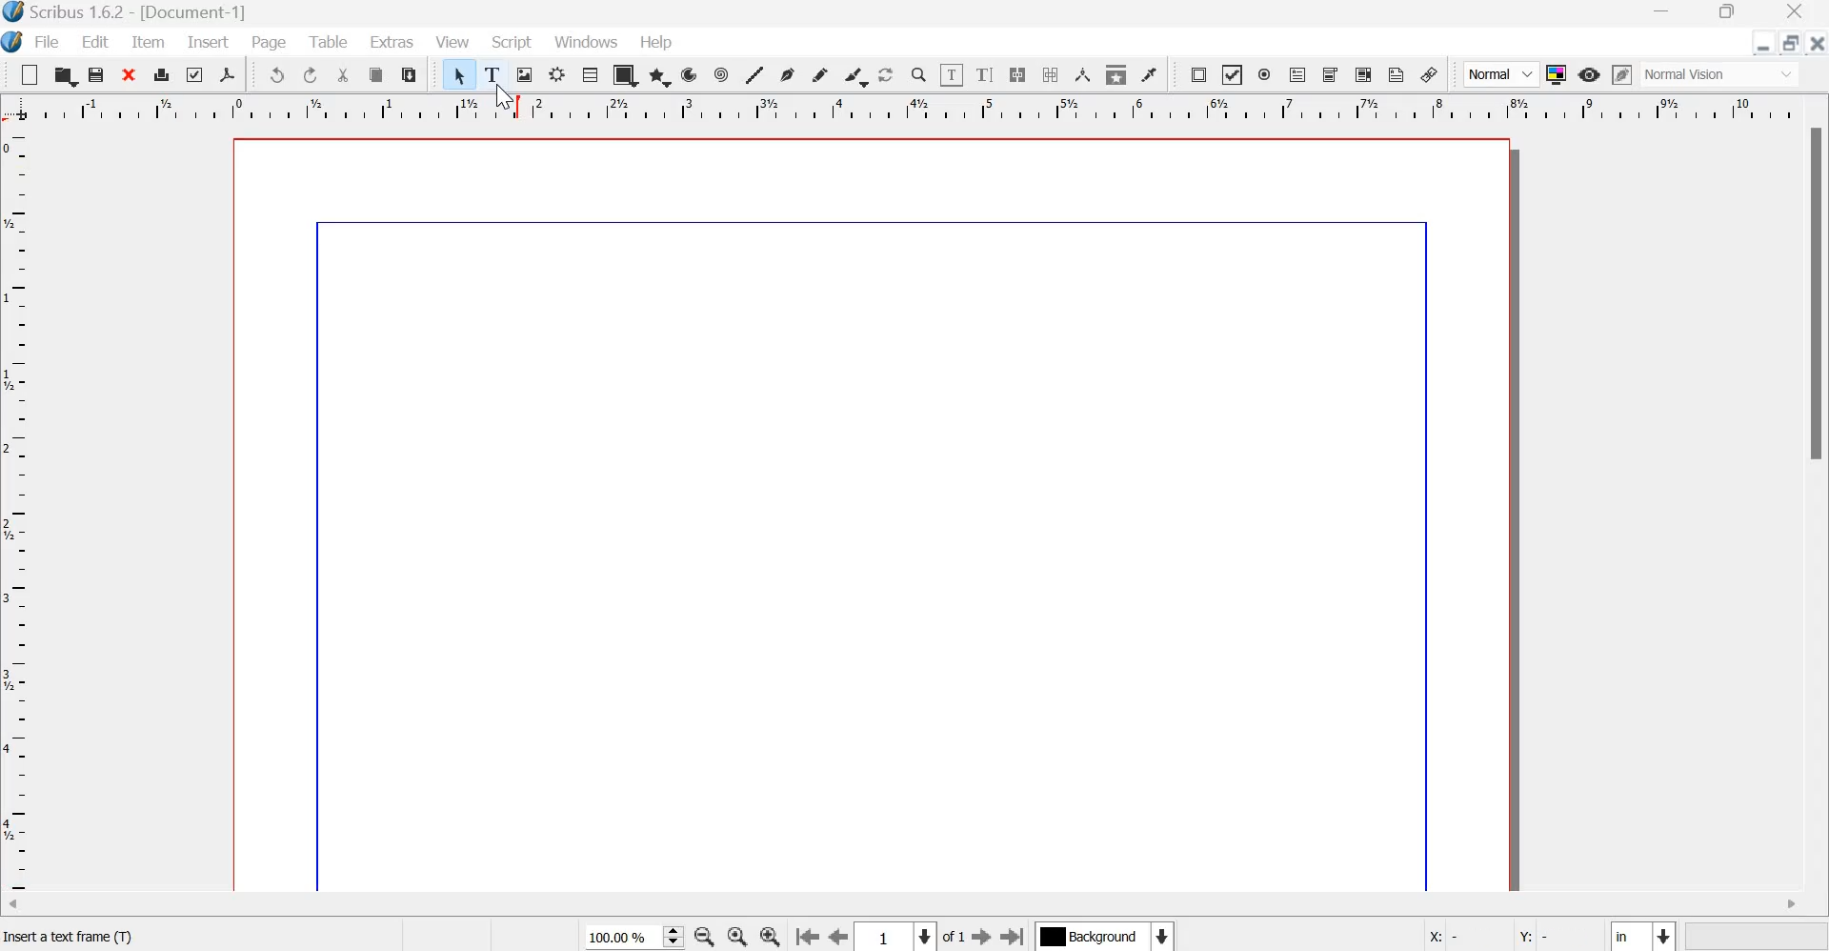 The height and width of the screenshot is (951, 1829). Describe the element at coordinates (874, 512) in the screenshot. I see `page` at that location.